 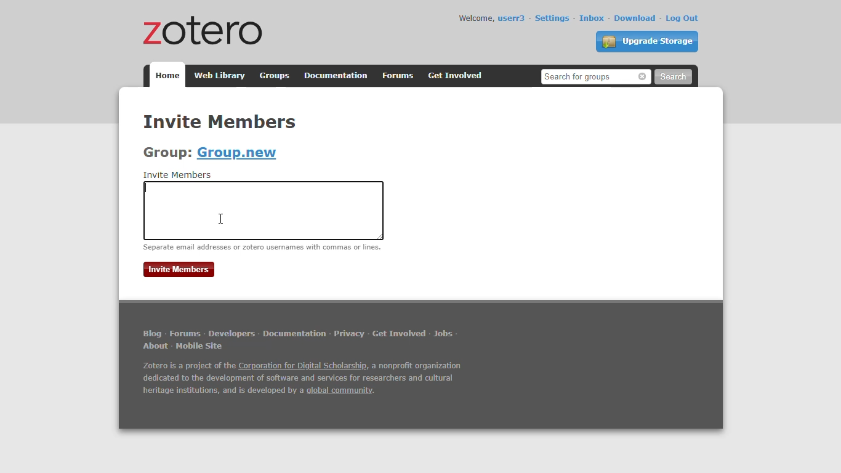 I want to click on invite members, so click(x=179, y=175).